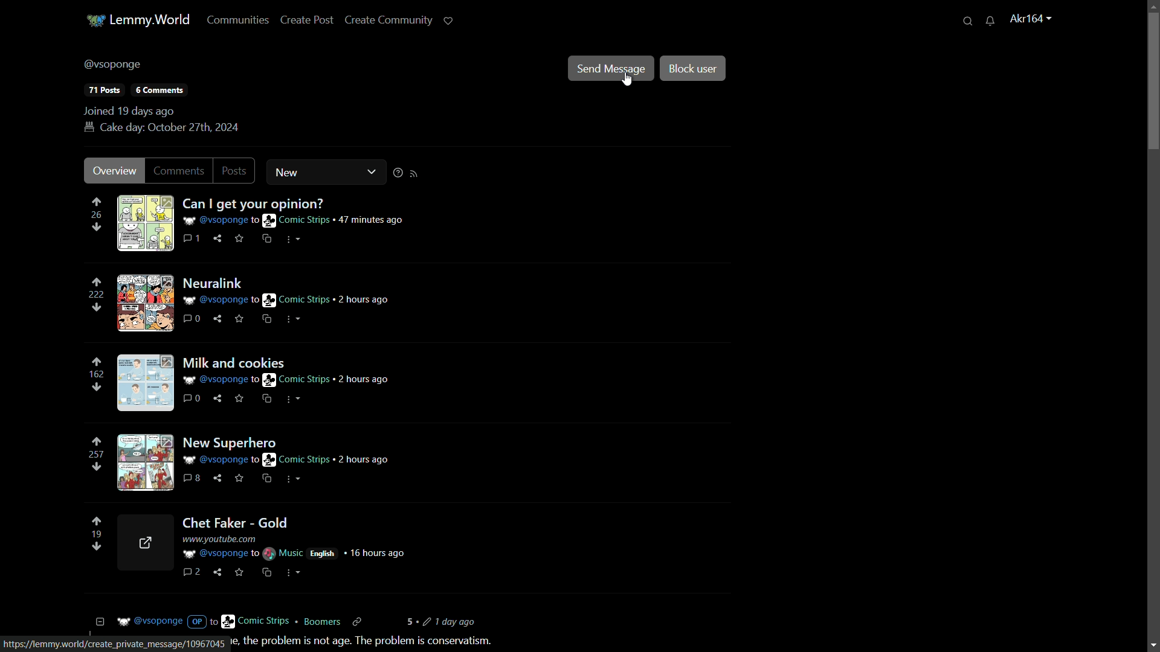 This screenshot has width=1160, height=652. I want to click on number of votes, so click(97, 455).